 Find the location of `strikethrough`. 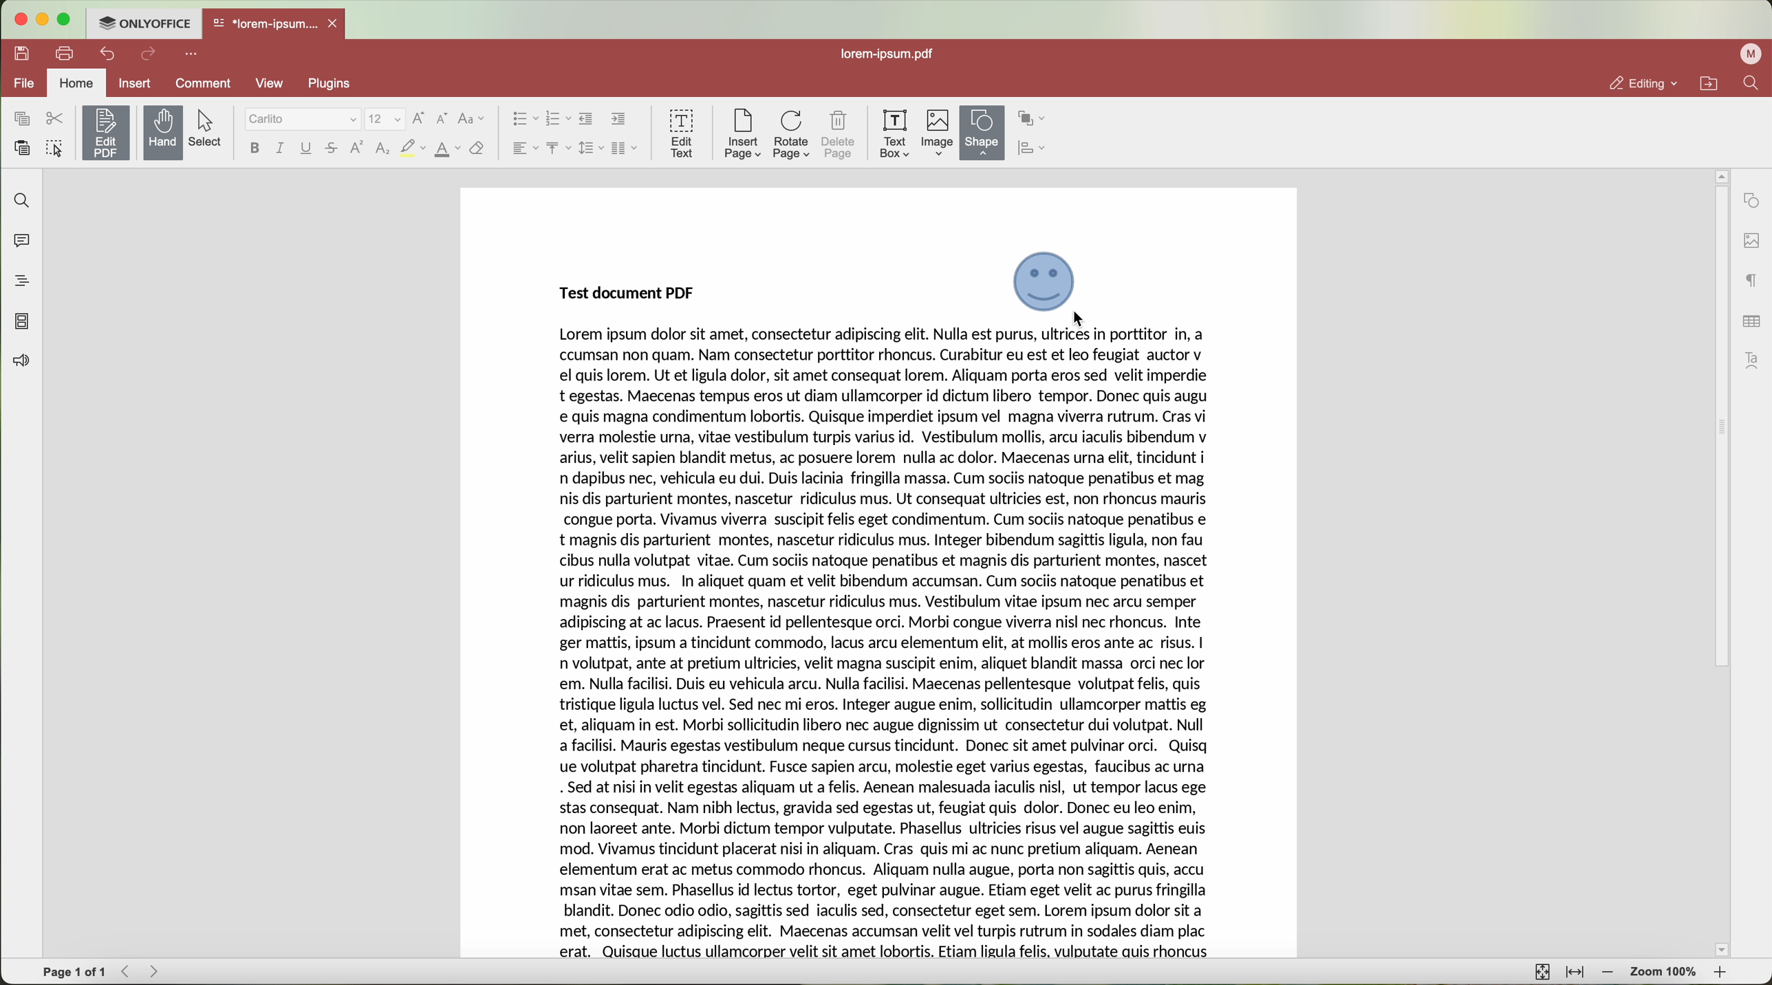

strikethrough is located at coordinates (334, 150).